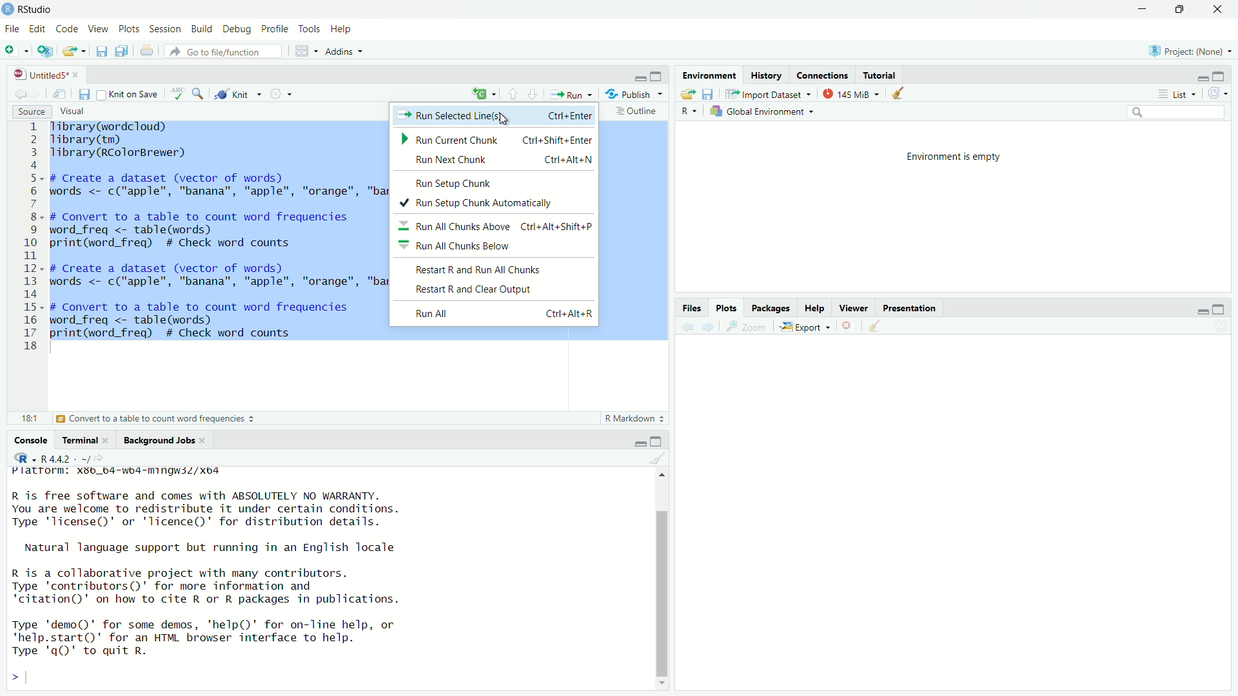 The image size is (1238, 696). Describe the element at coordinates (663, 579) in the screenshot. I see `Scrollbar` at that location.